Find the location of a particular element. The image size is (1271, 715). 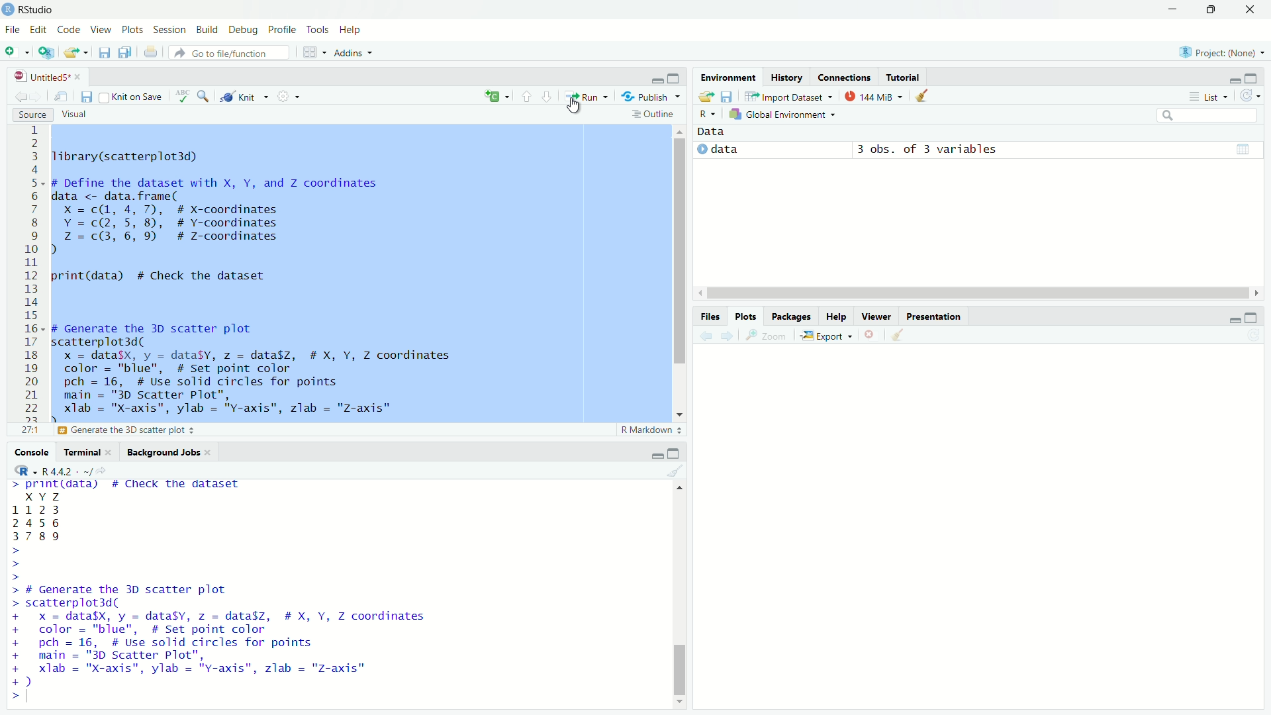

maximize is located at coordinates (675, 77).